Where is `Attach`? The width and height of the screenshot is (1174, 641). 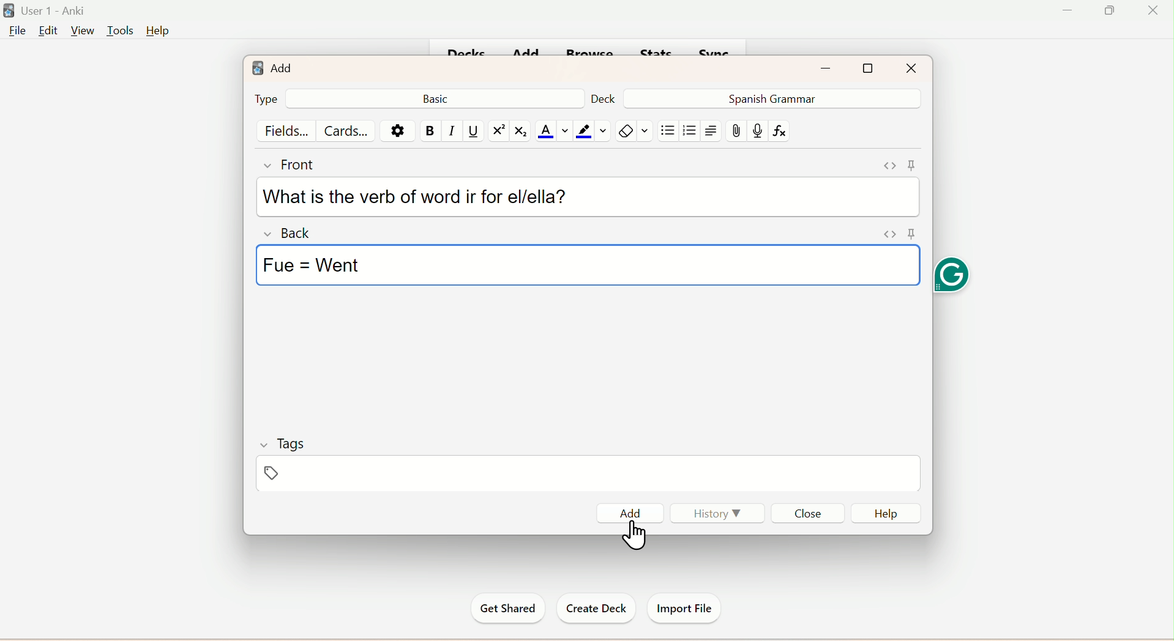
Attach is located at coordinates (738, 132).